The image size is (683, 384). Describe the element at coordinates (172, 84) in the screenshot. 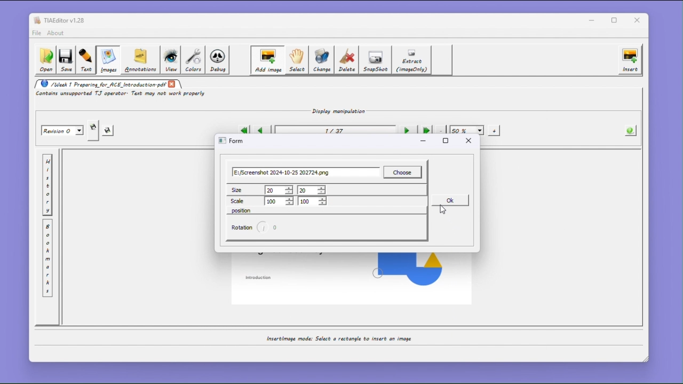

I see `close` at that location.